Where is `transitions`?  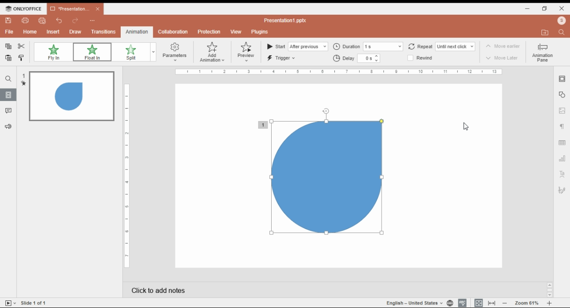 transitions is located at coordinates (104, 32).